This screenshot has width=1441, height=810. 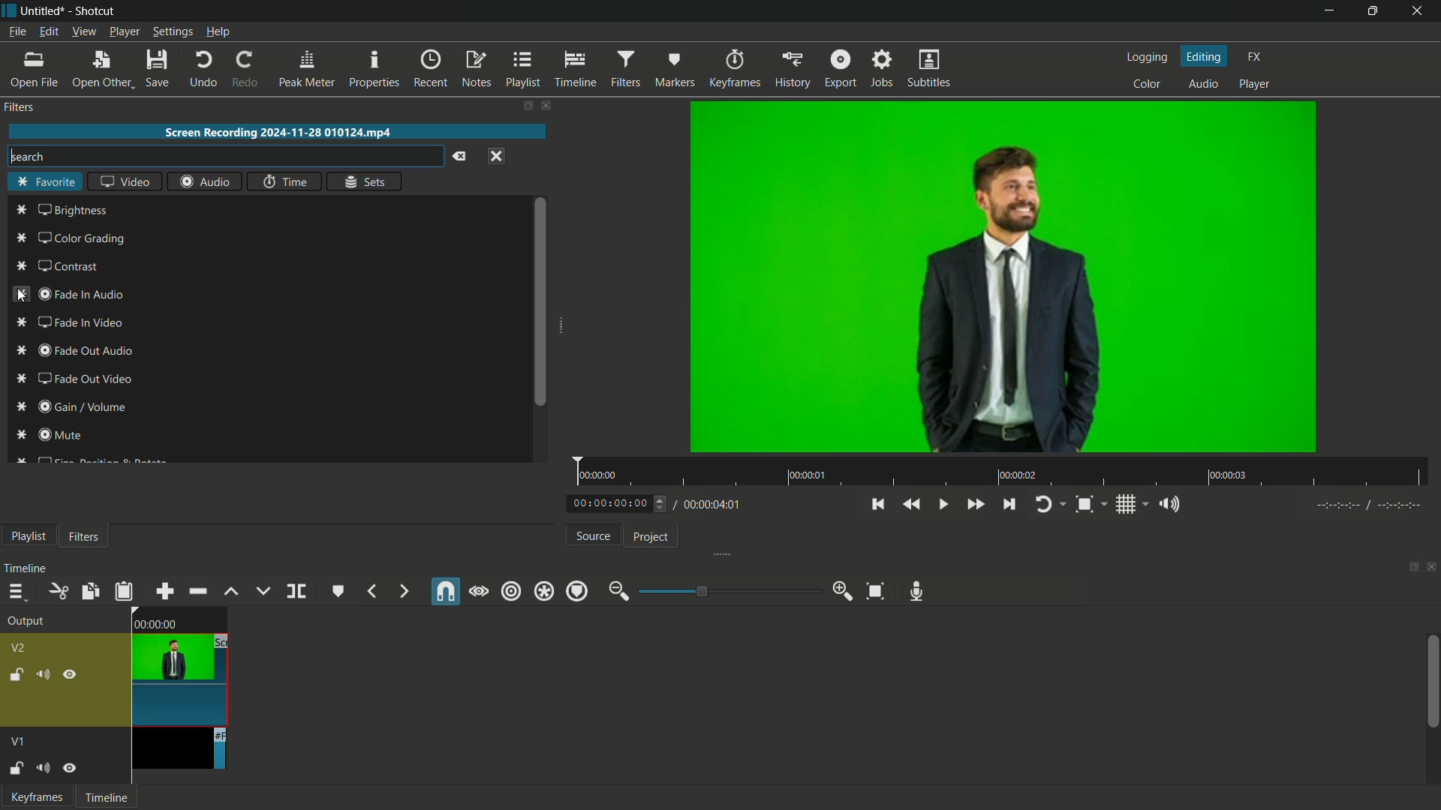 What do you see at coordinates (373, 69) in the screenshot?
I see `properties` at bounding box center [373, 69].